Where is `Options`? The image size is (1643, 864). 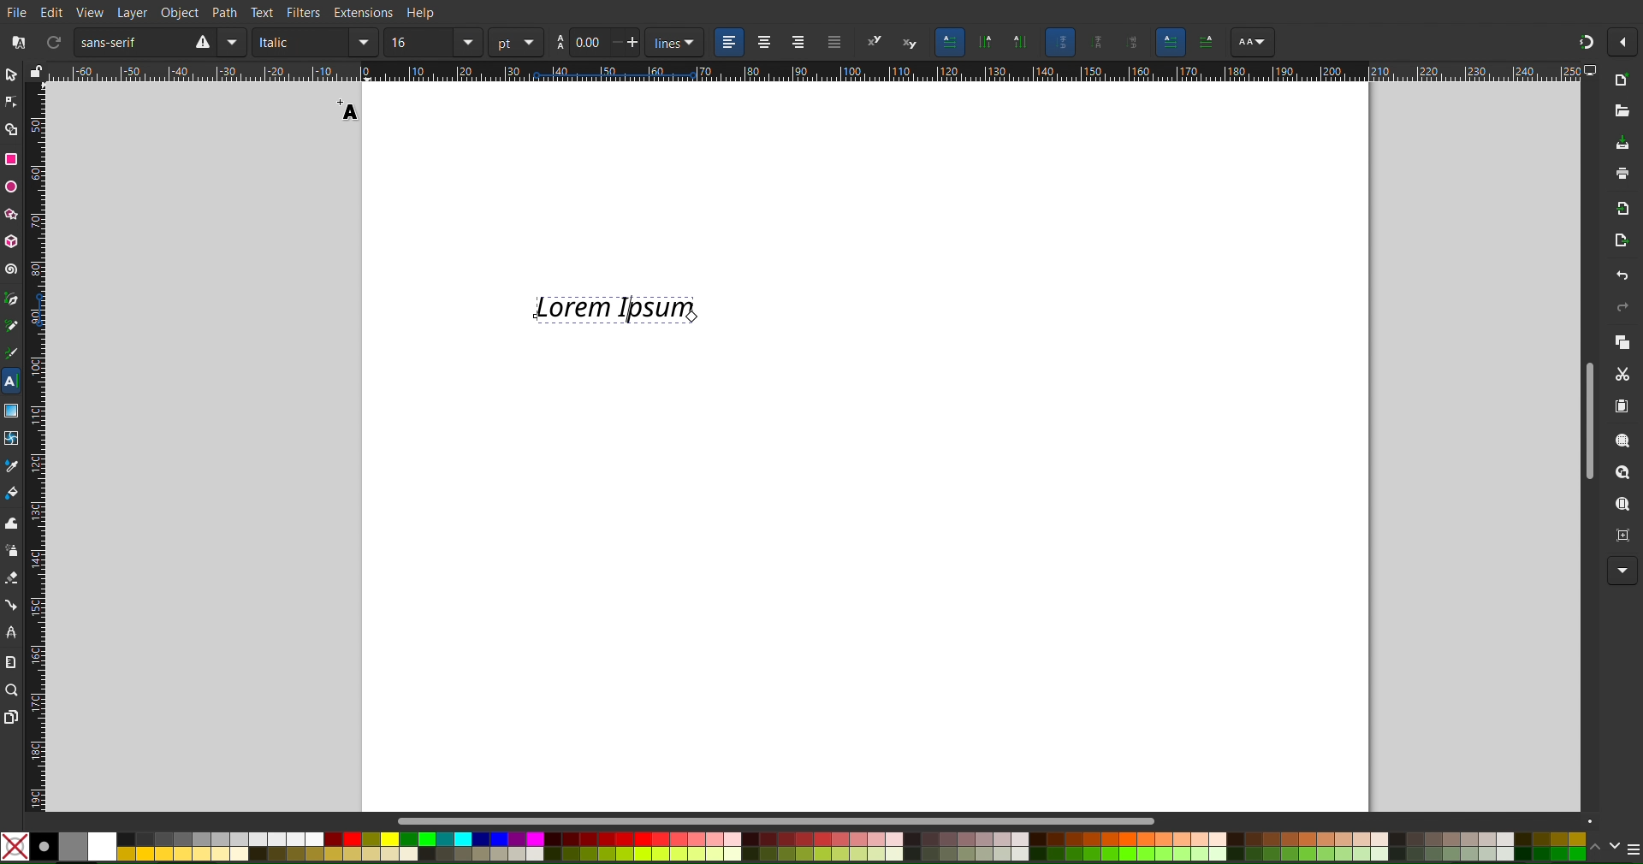 Options is located at coordinates (1624, 44).